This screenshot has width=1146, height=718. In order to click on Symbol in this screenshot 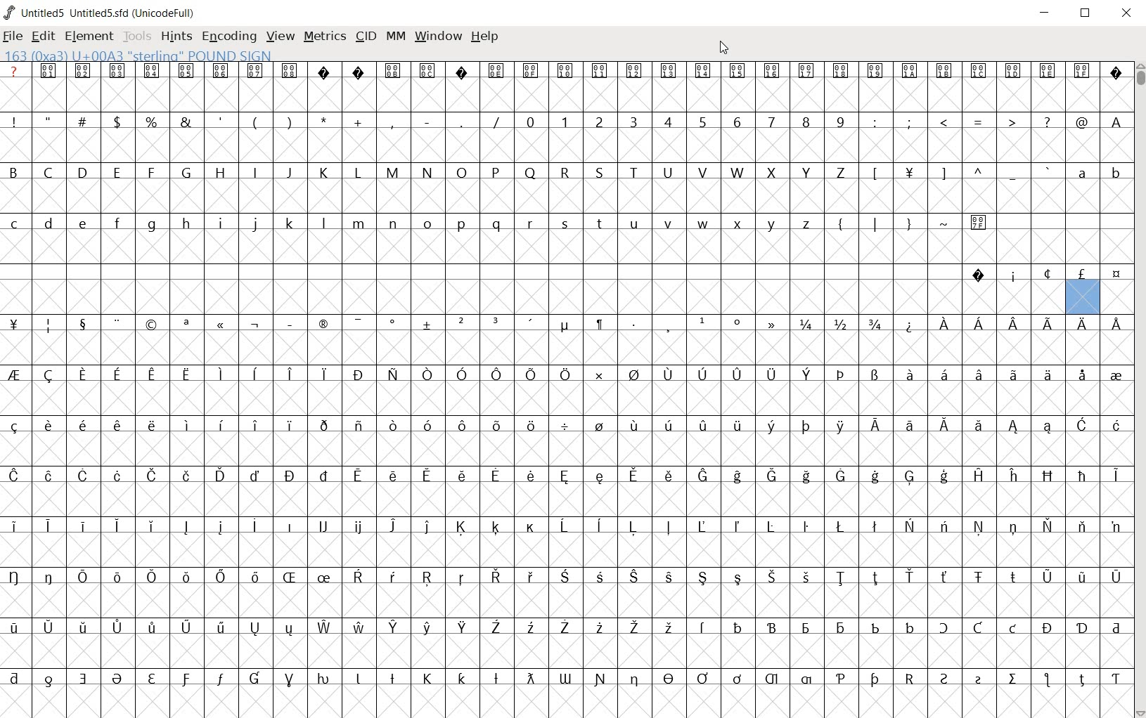, I will do `click(152, 679)`.